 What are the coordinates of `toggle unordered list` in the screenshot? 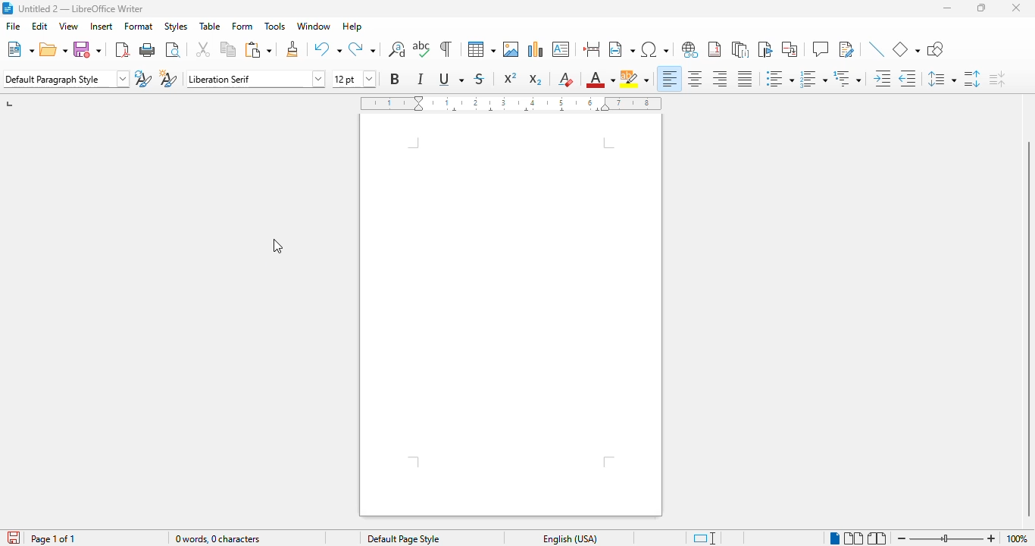 It's located at (780, 78).